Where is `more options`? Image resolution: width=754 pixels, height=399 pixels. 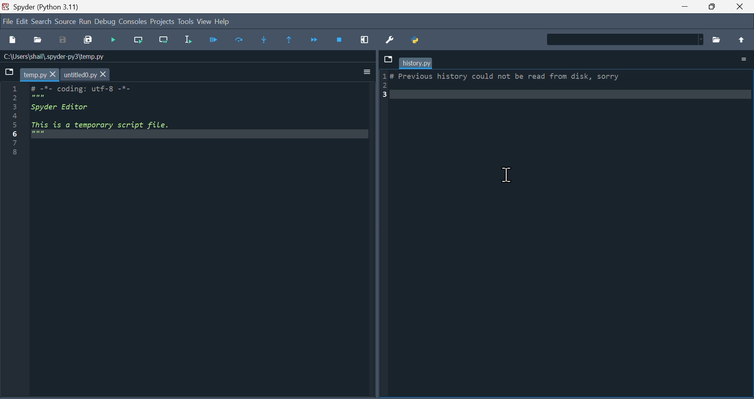
more options is located at coordinates (368, 72).